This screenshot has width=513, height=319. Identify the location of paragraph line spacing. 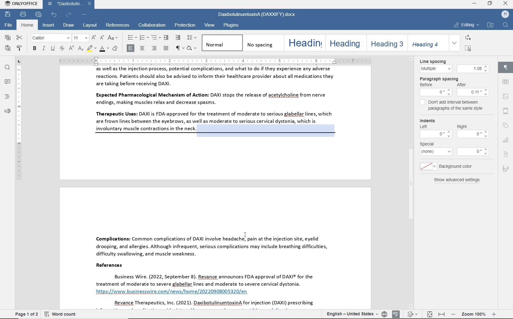
(192, 38).